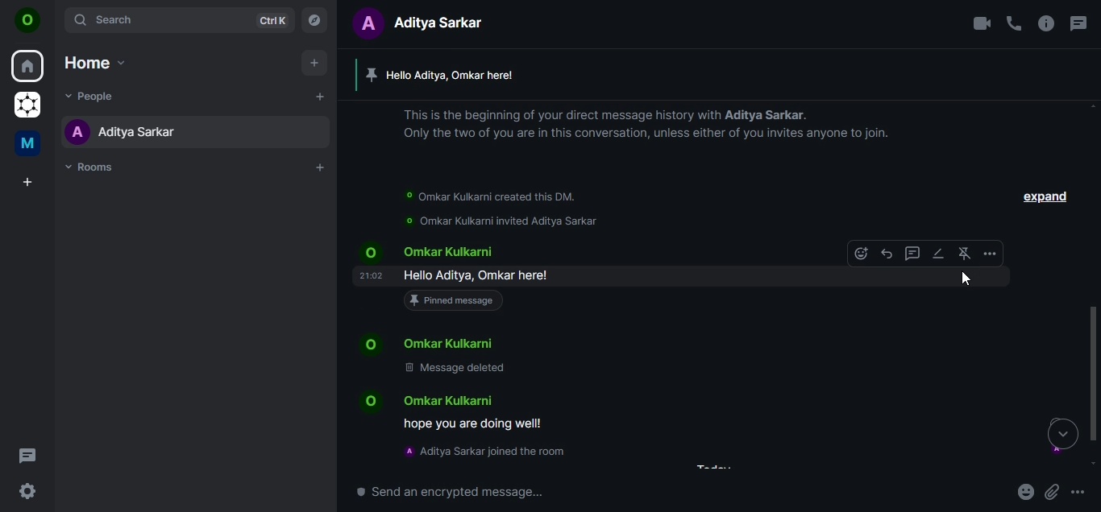  I want to click on emoji, so click(862, 254).